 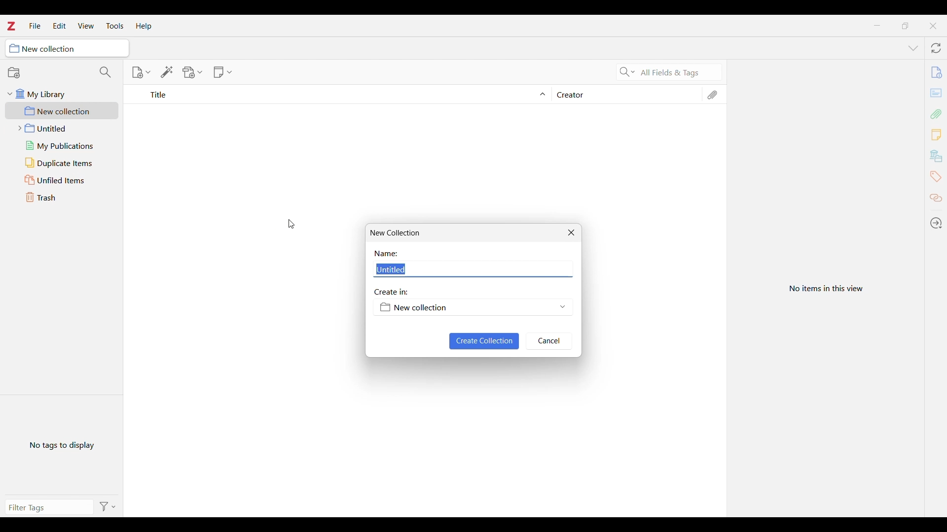 What do you see at coordinates (399, 233) in the screenshot?
I see `New Collection` at bounding box center [399, 233].